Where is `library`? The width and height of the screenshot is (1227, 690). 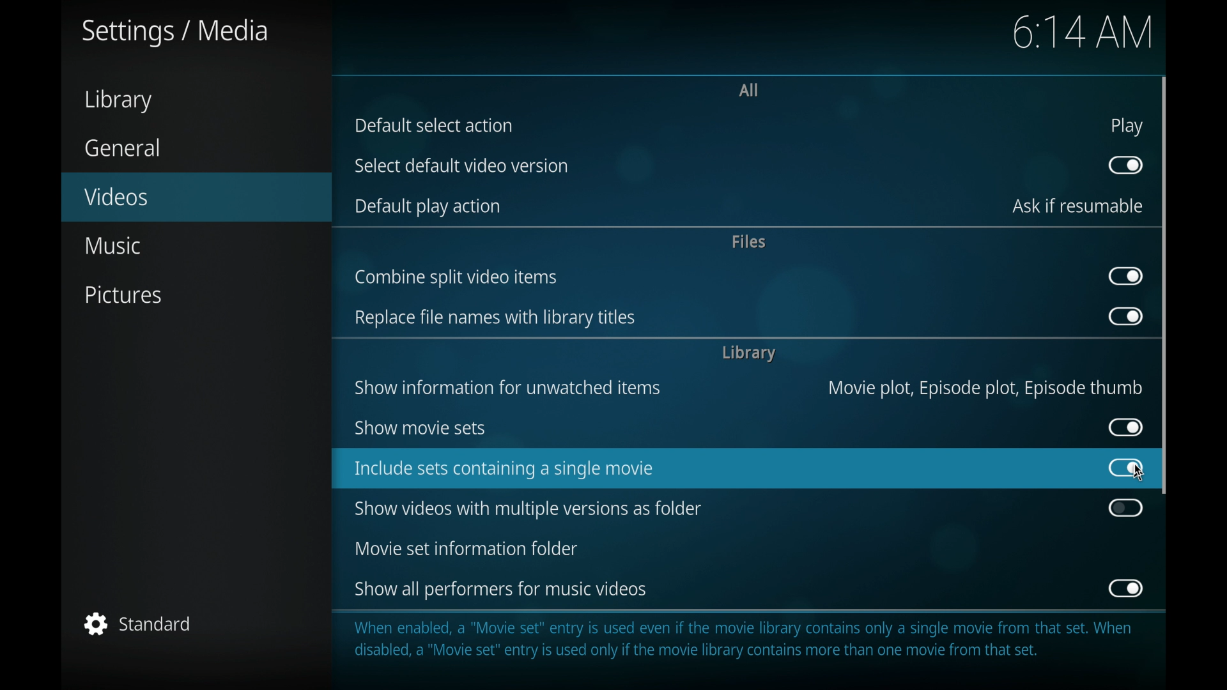
library is located at coordinates (118, 101).